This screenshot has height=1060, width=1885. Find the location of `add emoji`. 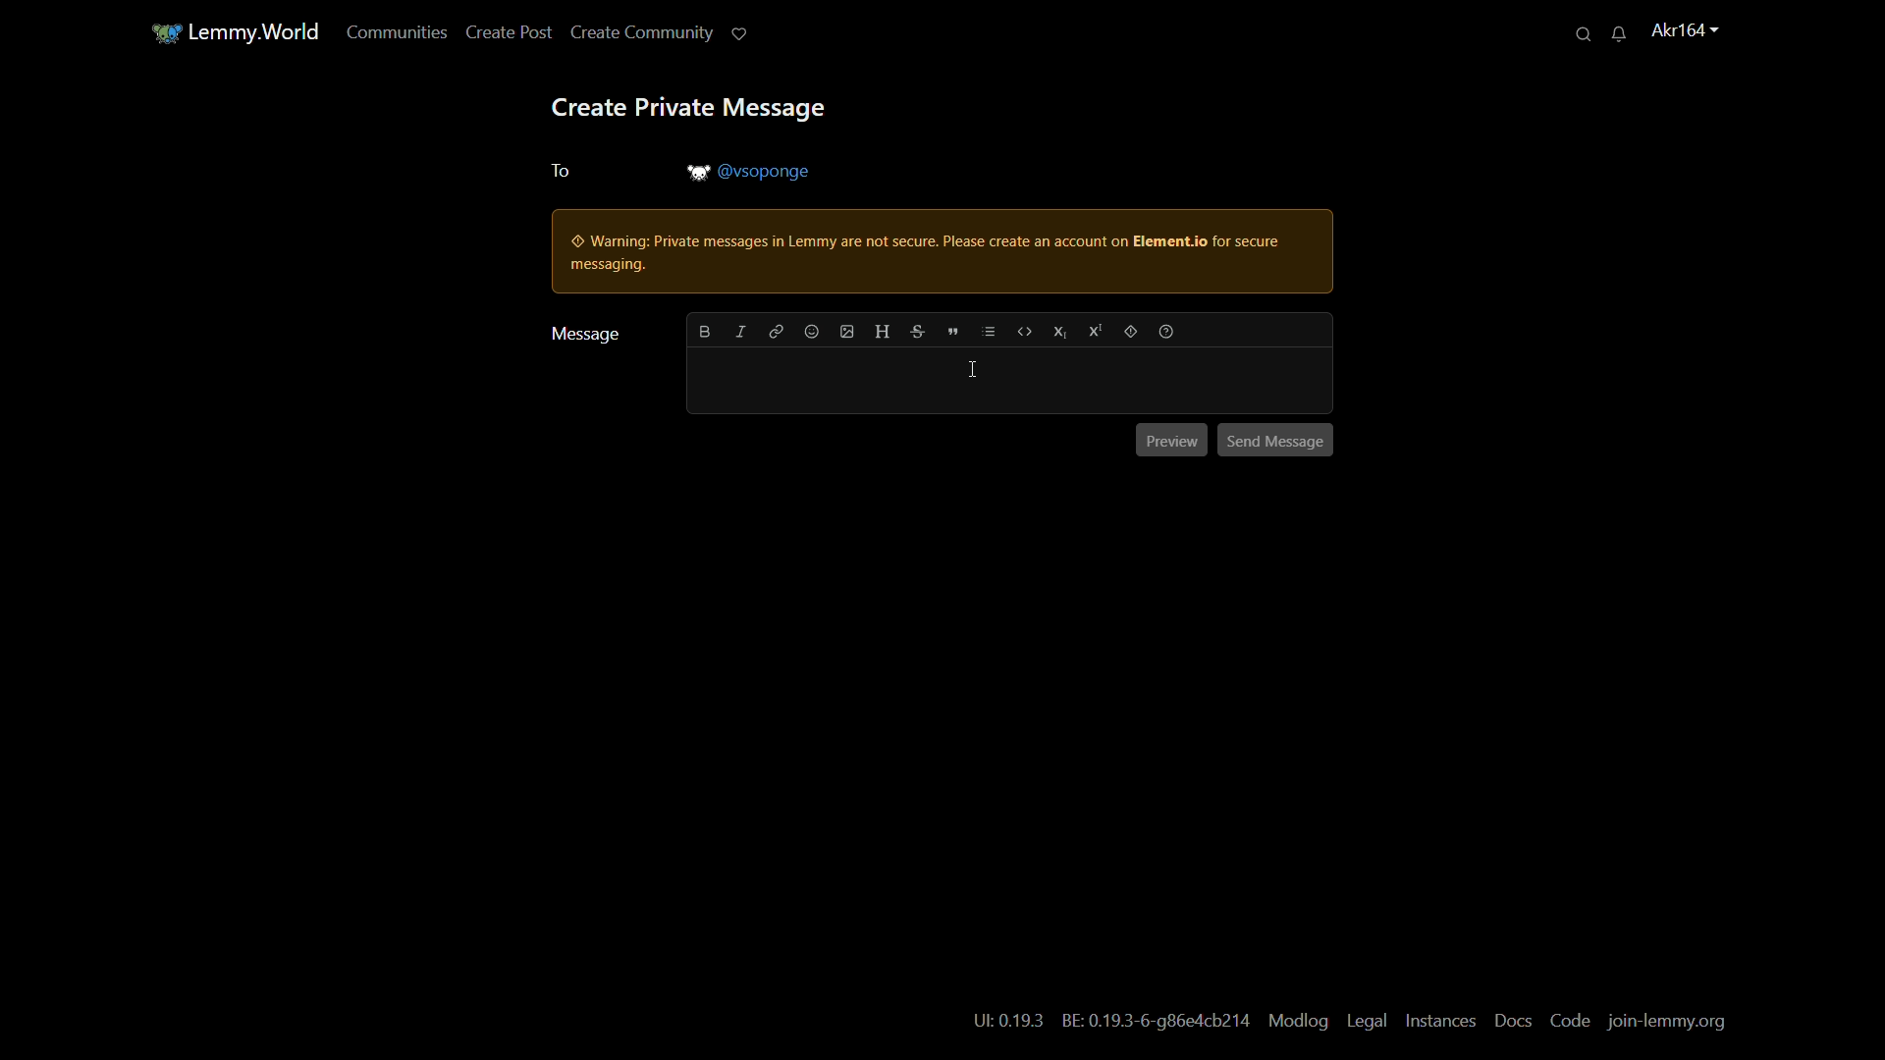

add emoji is located at coordinates (810, 331).